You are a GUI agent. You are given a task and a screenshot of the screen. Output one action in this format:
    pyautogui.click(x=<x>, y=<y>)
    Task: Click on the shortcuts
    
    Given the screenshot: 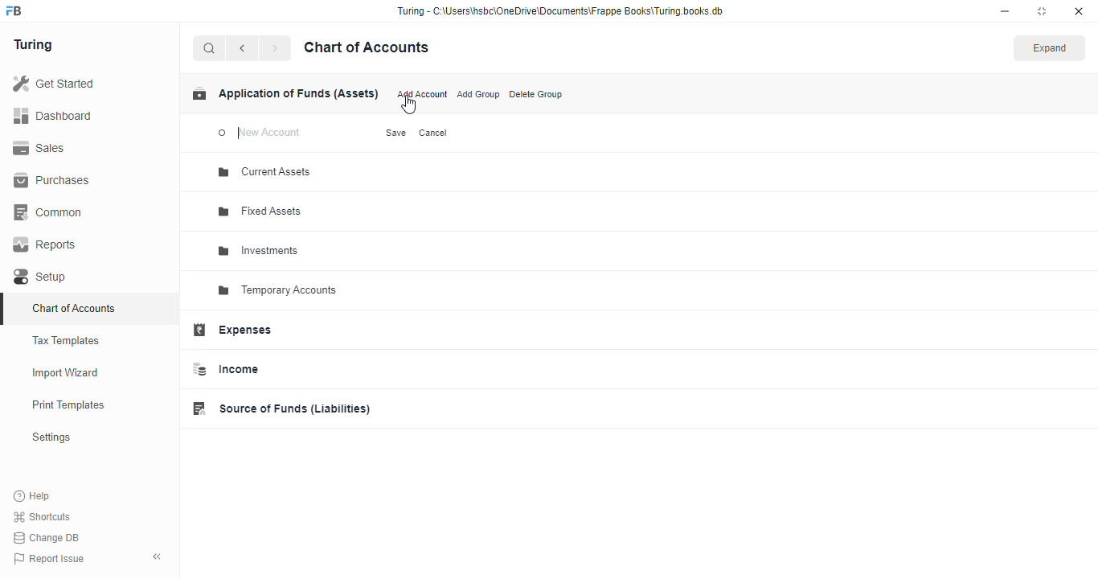 What is the action you would take?
    pyautogui.click(x=43, y=516)
    